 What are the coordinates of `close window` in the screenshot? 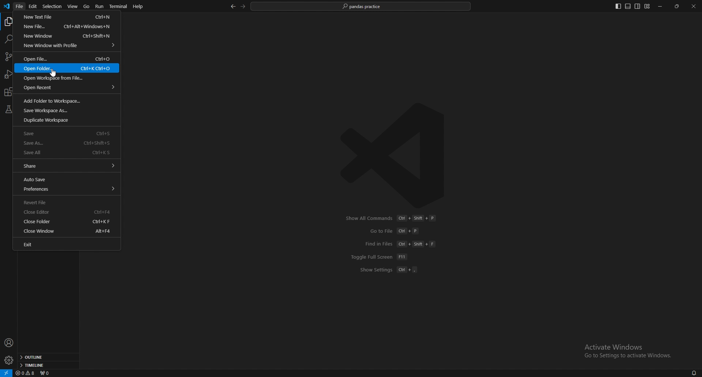 It's located at (67, 231).